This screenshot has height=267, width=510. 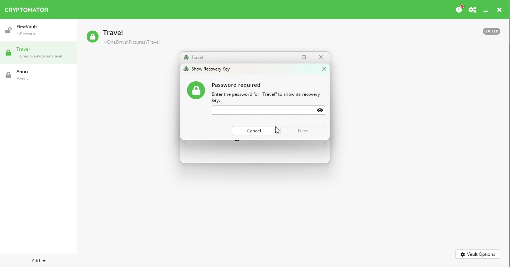 I want to click on Close, so click(x=321, y=57).